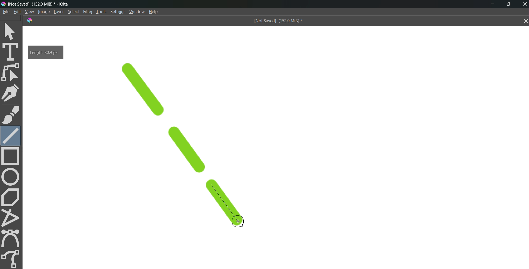  What do you see at coordinates (12, 31) in the screenshot?
I see `select` at bounding box center [12, 31].